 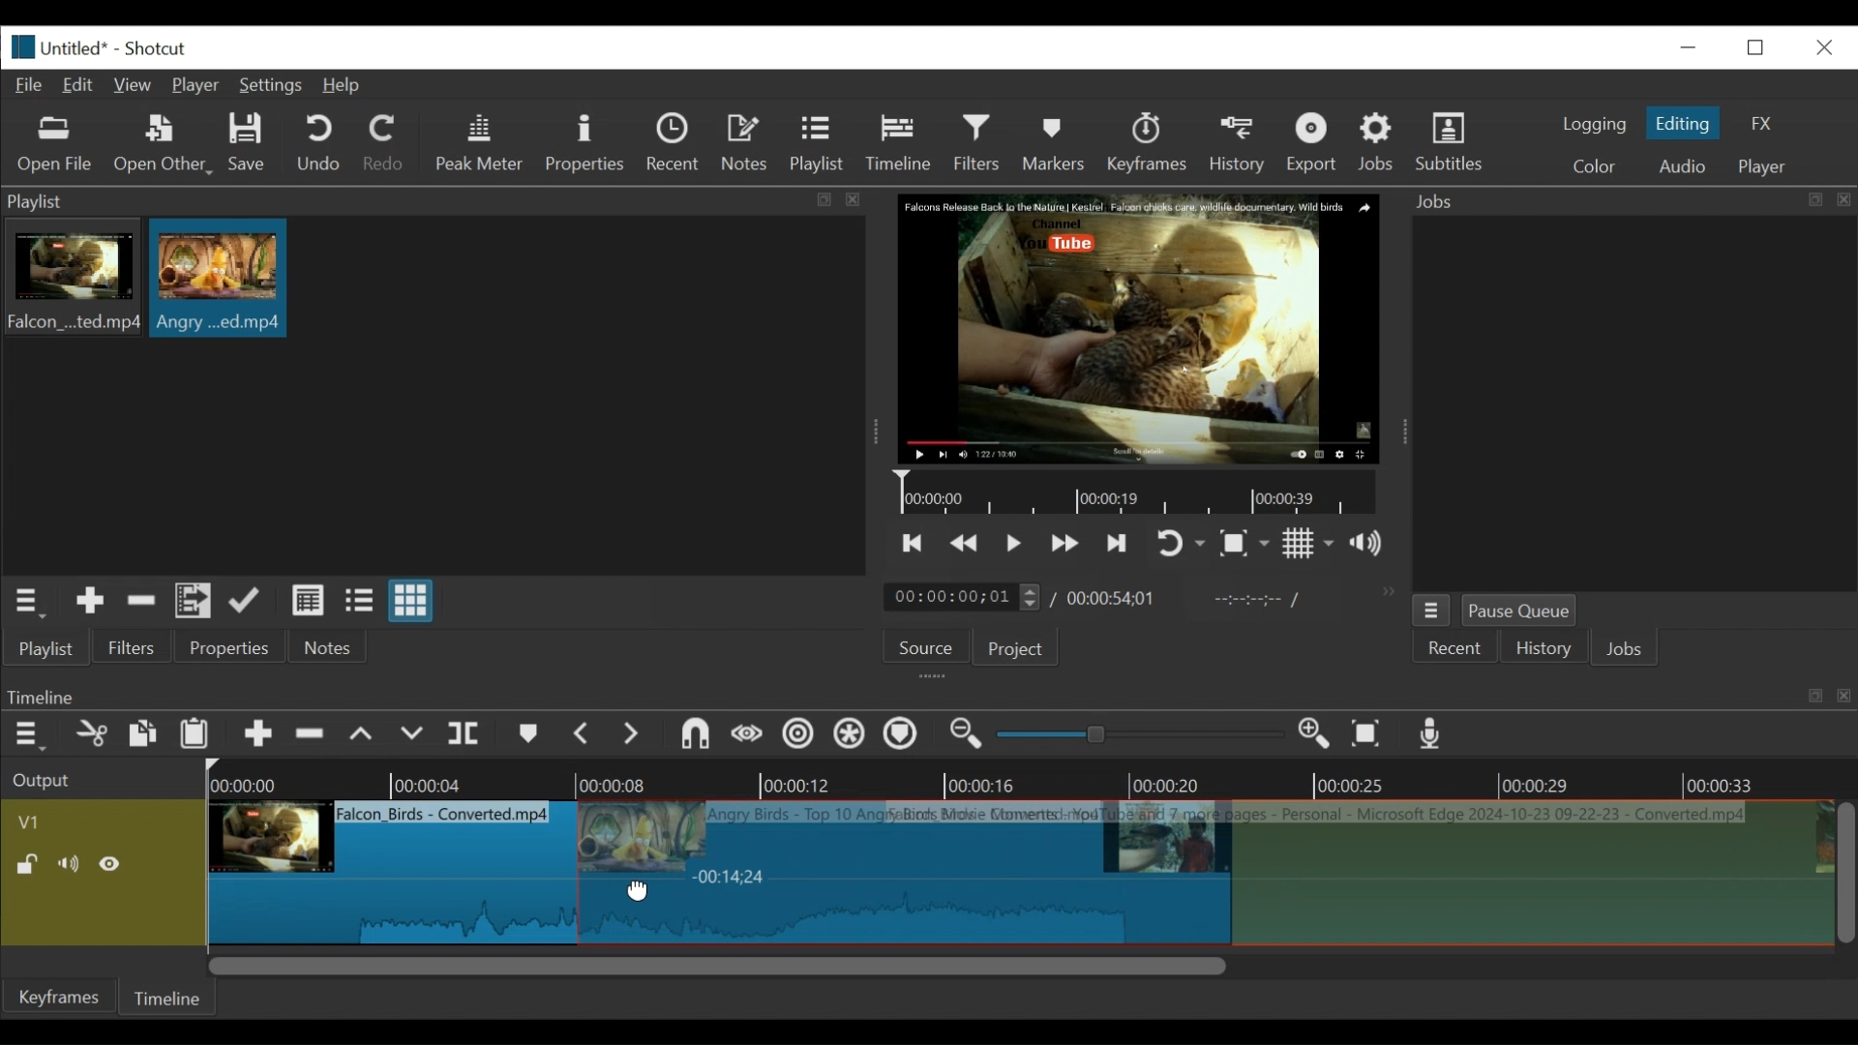 I want to click on Paste, so click(x=201, y=736).